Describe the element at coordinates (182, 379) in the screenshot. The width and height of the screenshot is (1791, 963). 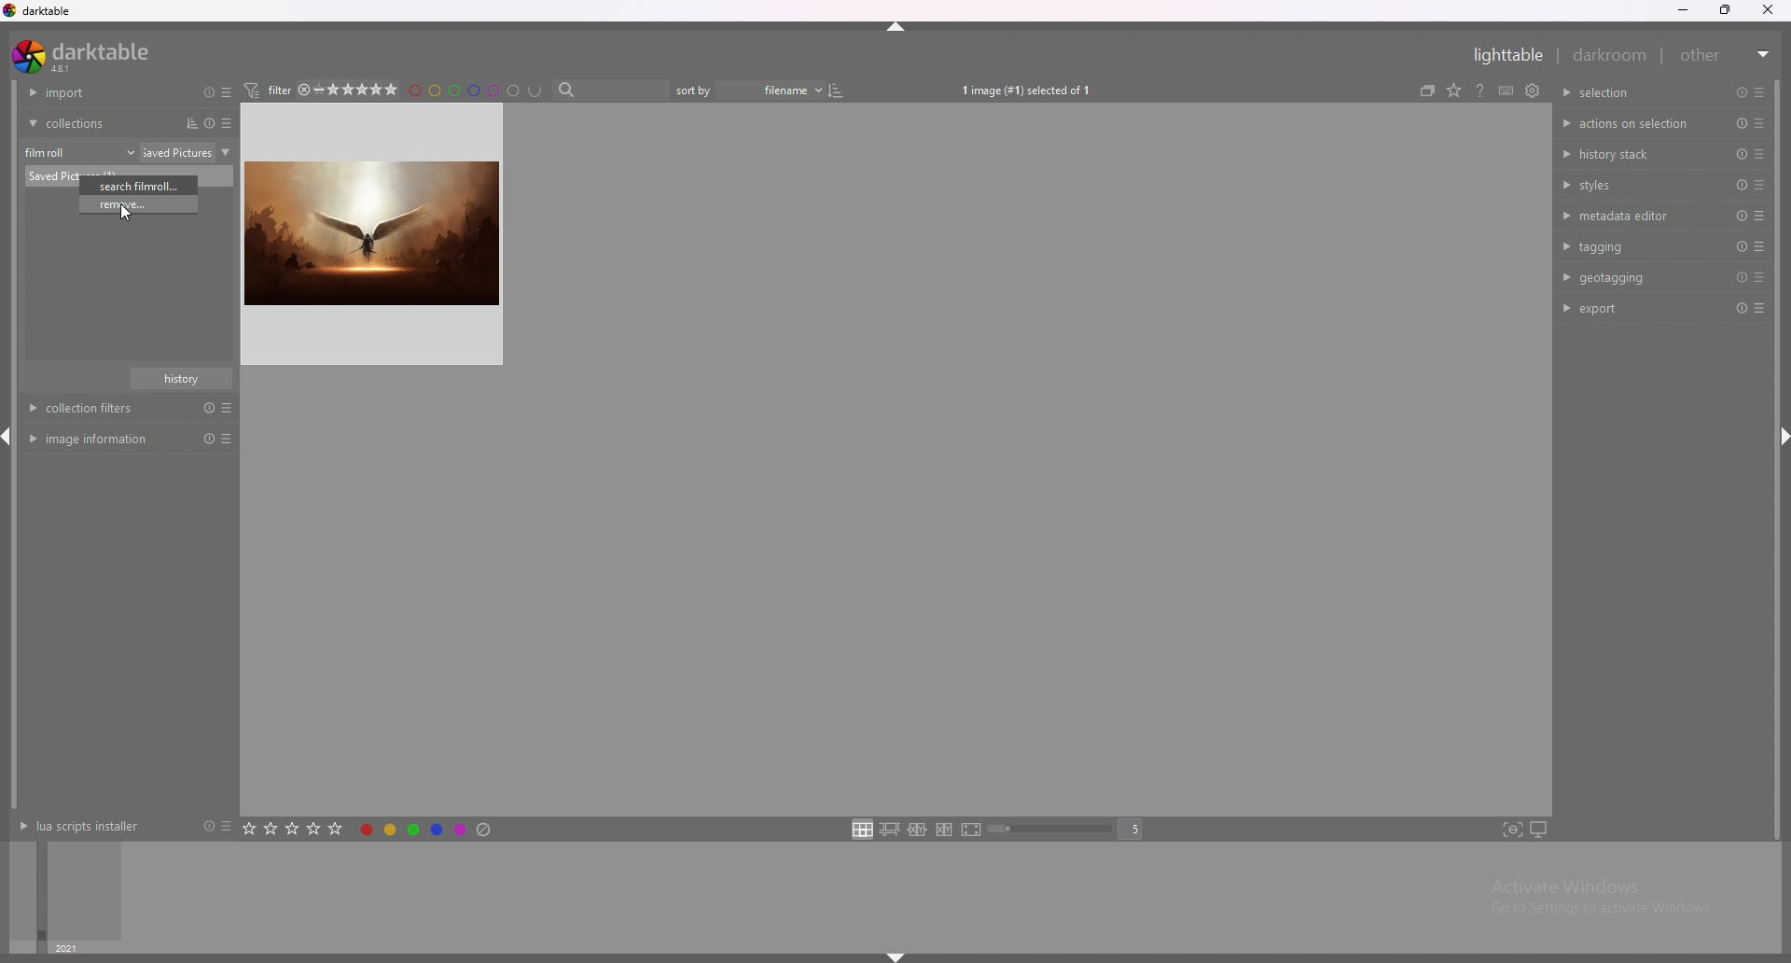
I see `history name` at that location.